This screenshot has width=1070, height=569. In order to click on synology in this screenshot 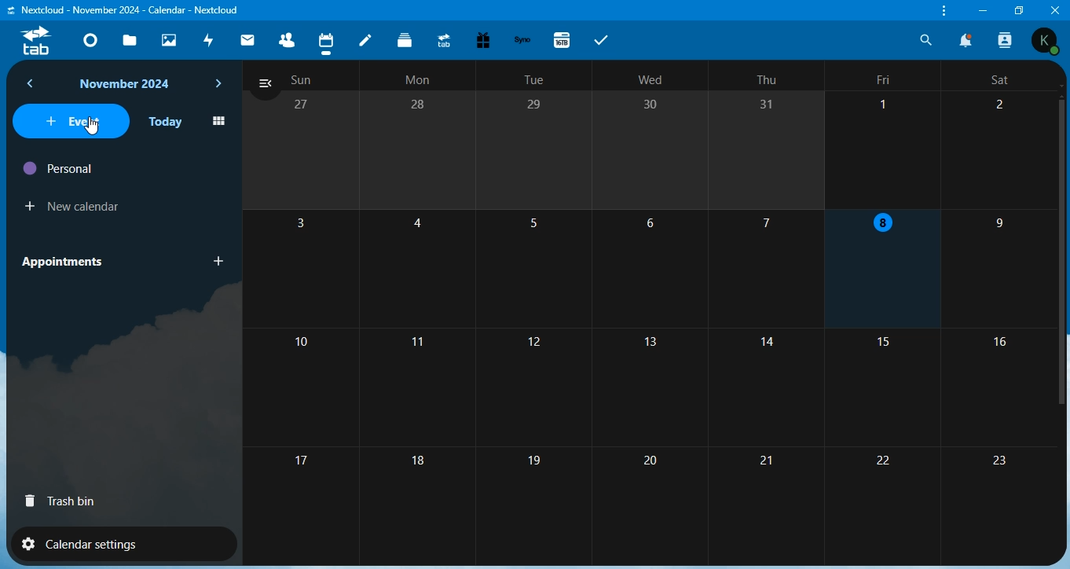, I will do `click(522, 40)`.